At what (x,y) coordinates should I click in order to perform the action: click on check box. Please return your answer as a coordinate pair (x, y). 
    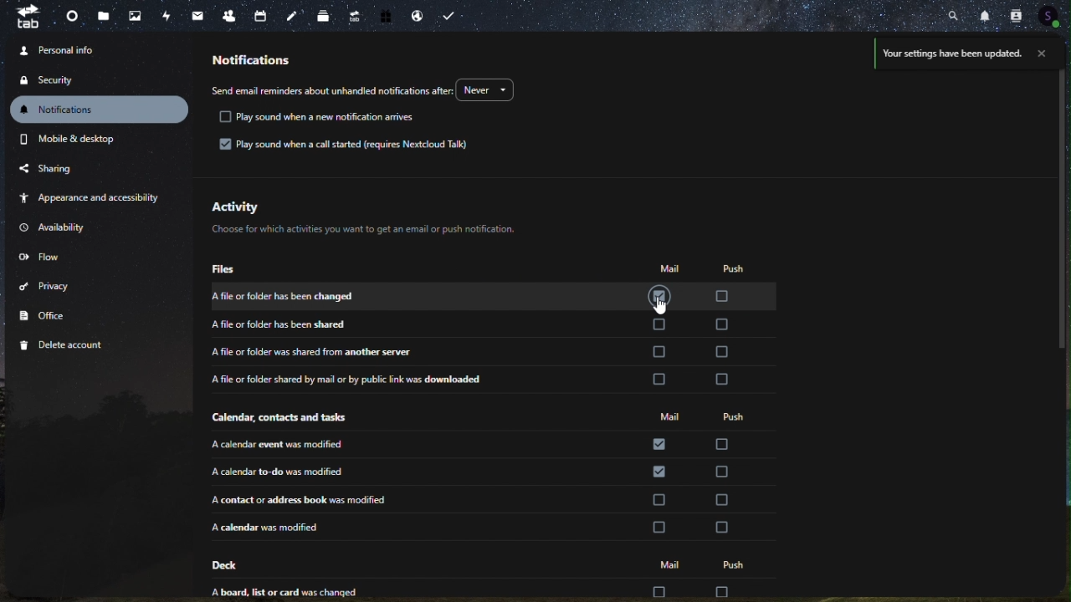
    Looking at the image, I should click on (722, 497).